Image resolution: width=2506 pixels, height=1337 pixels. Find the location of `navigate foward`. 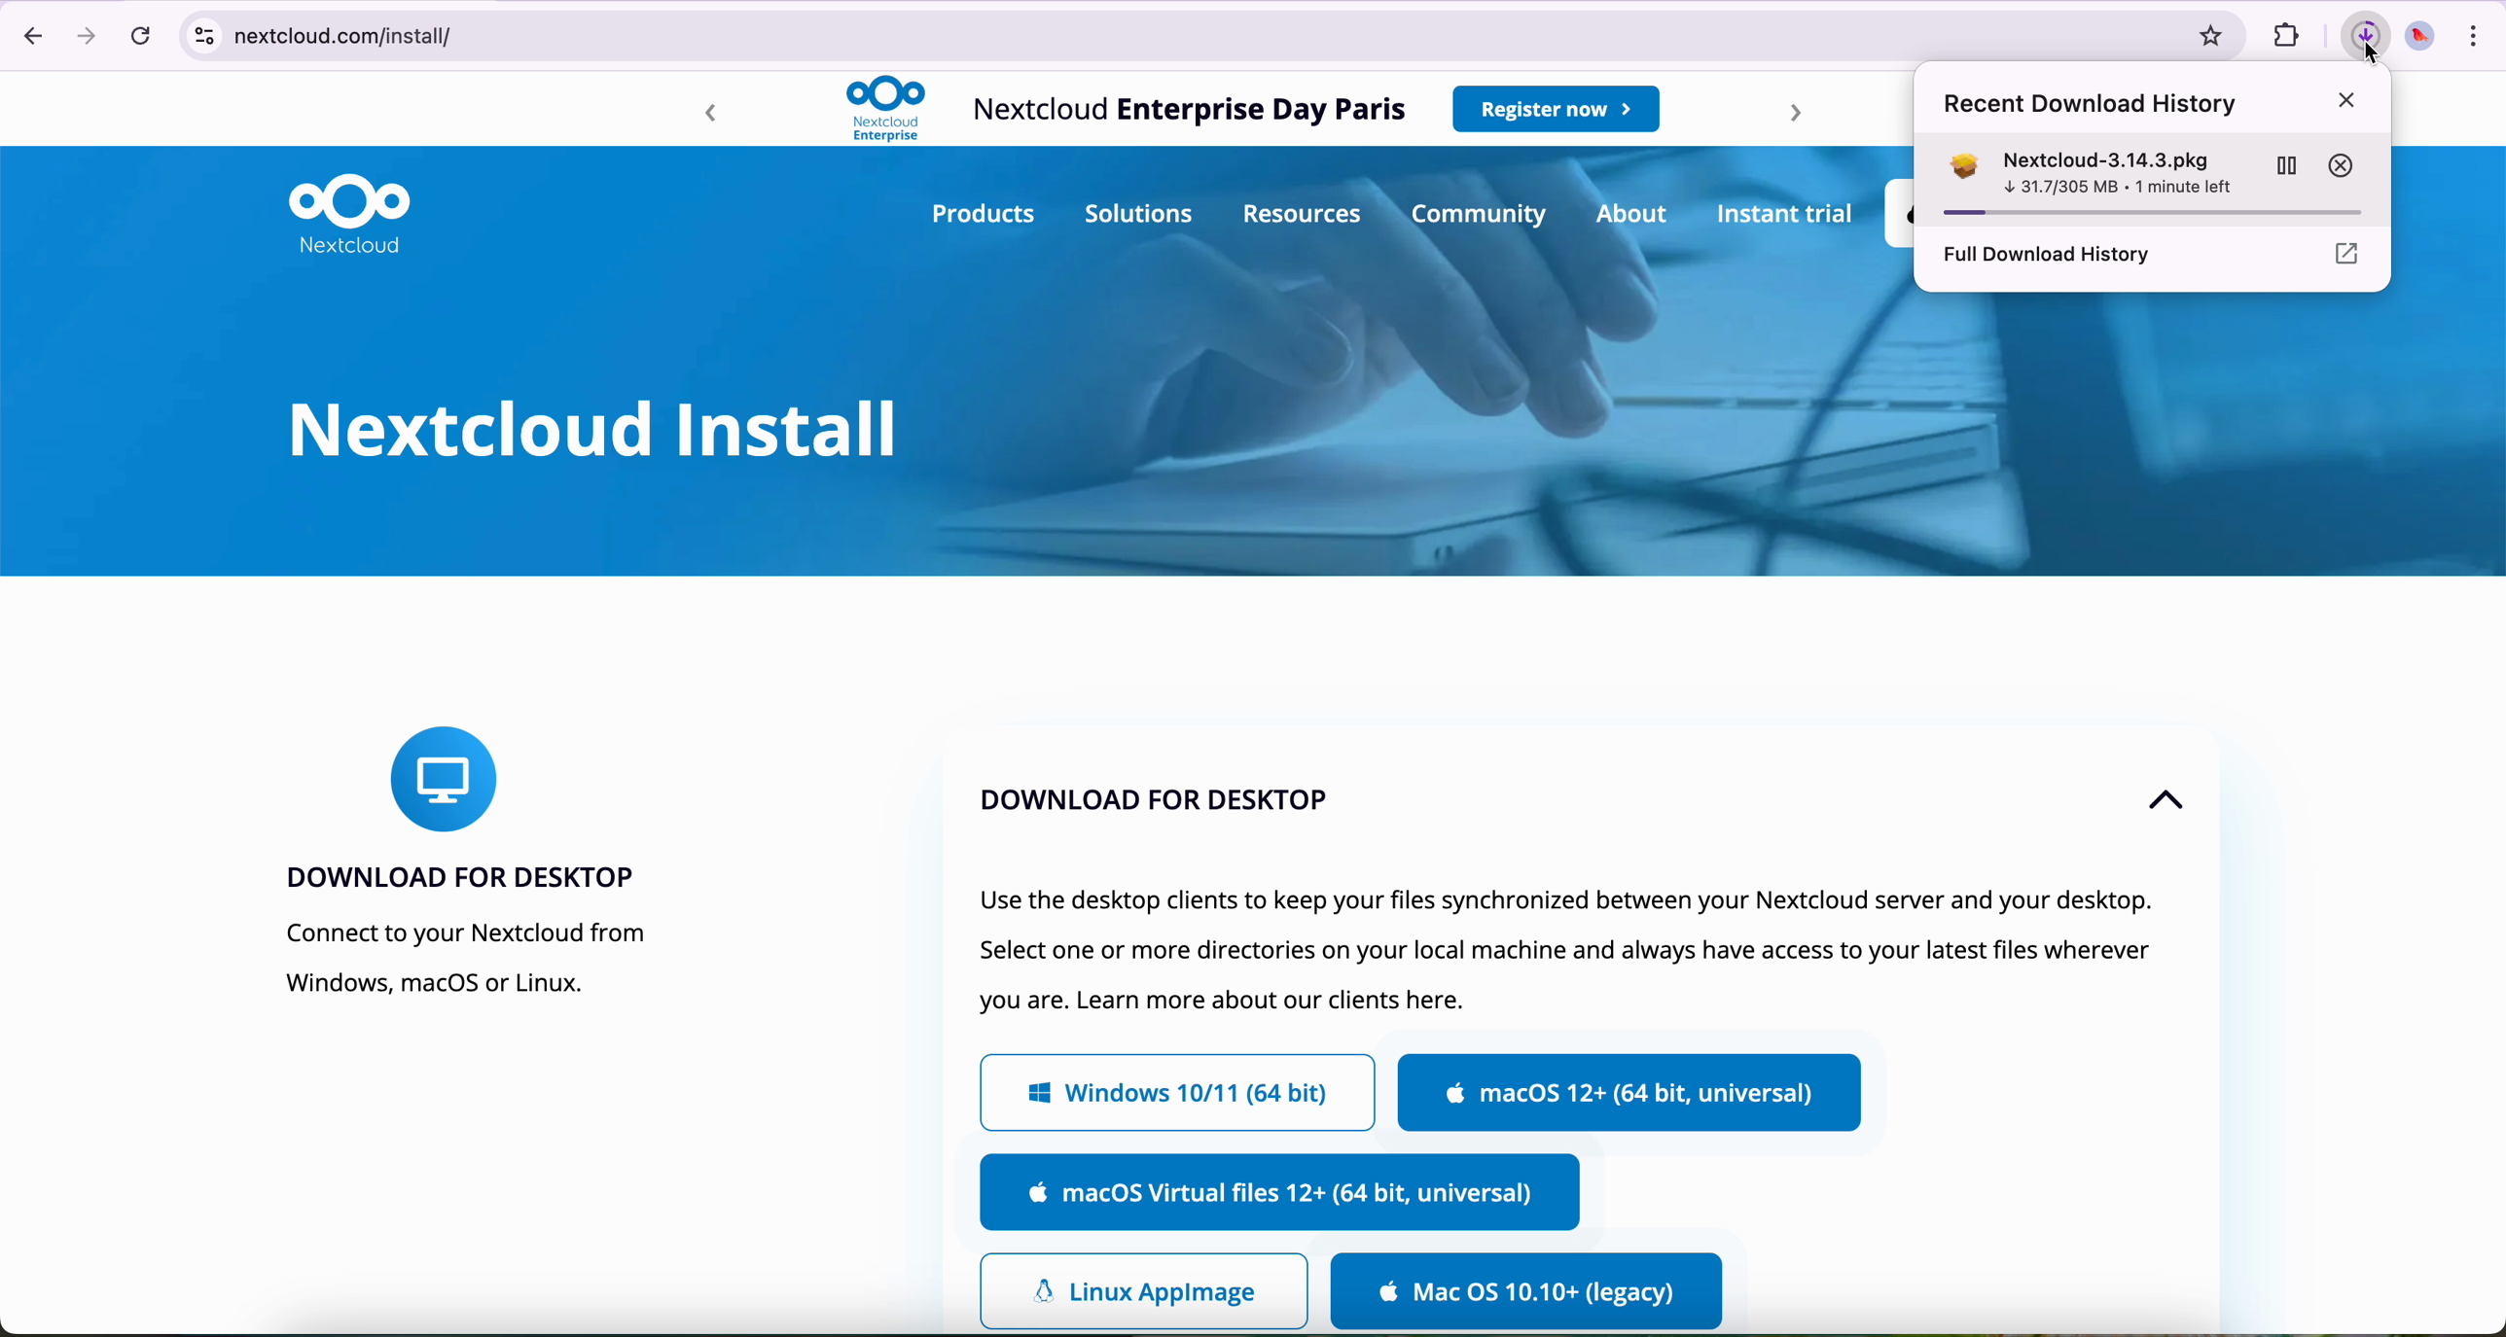

navigate foward is located at coordinates (88, 38).